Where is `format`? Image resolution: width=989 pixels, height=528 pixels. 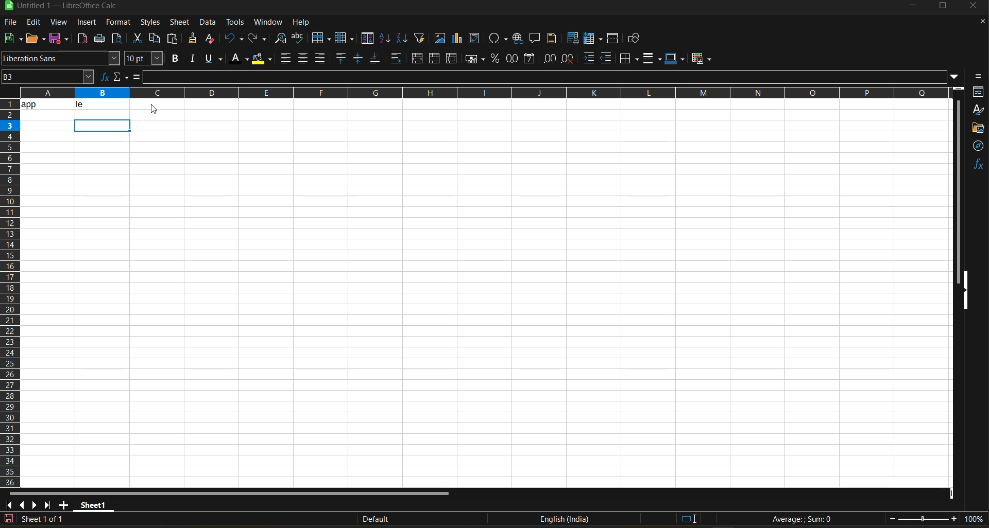 format is located at coordinates (119, 24).